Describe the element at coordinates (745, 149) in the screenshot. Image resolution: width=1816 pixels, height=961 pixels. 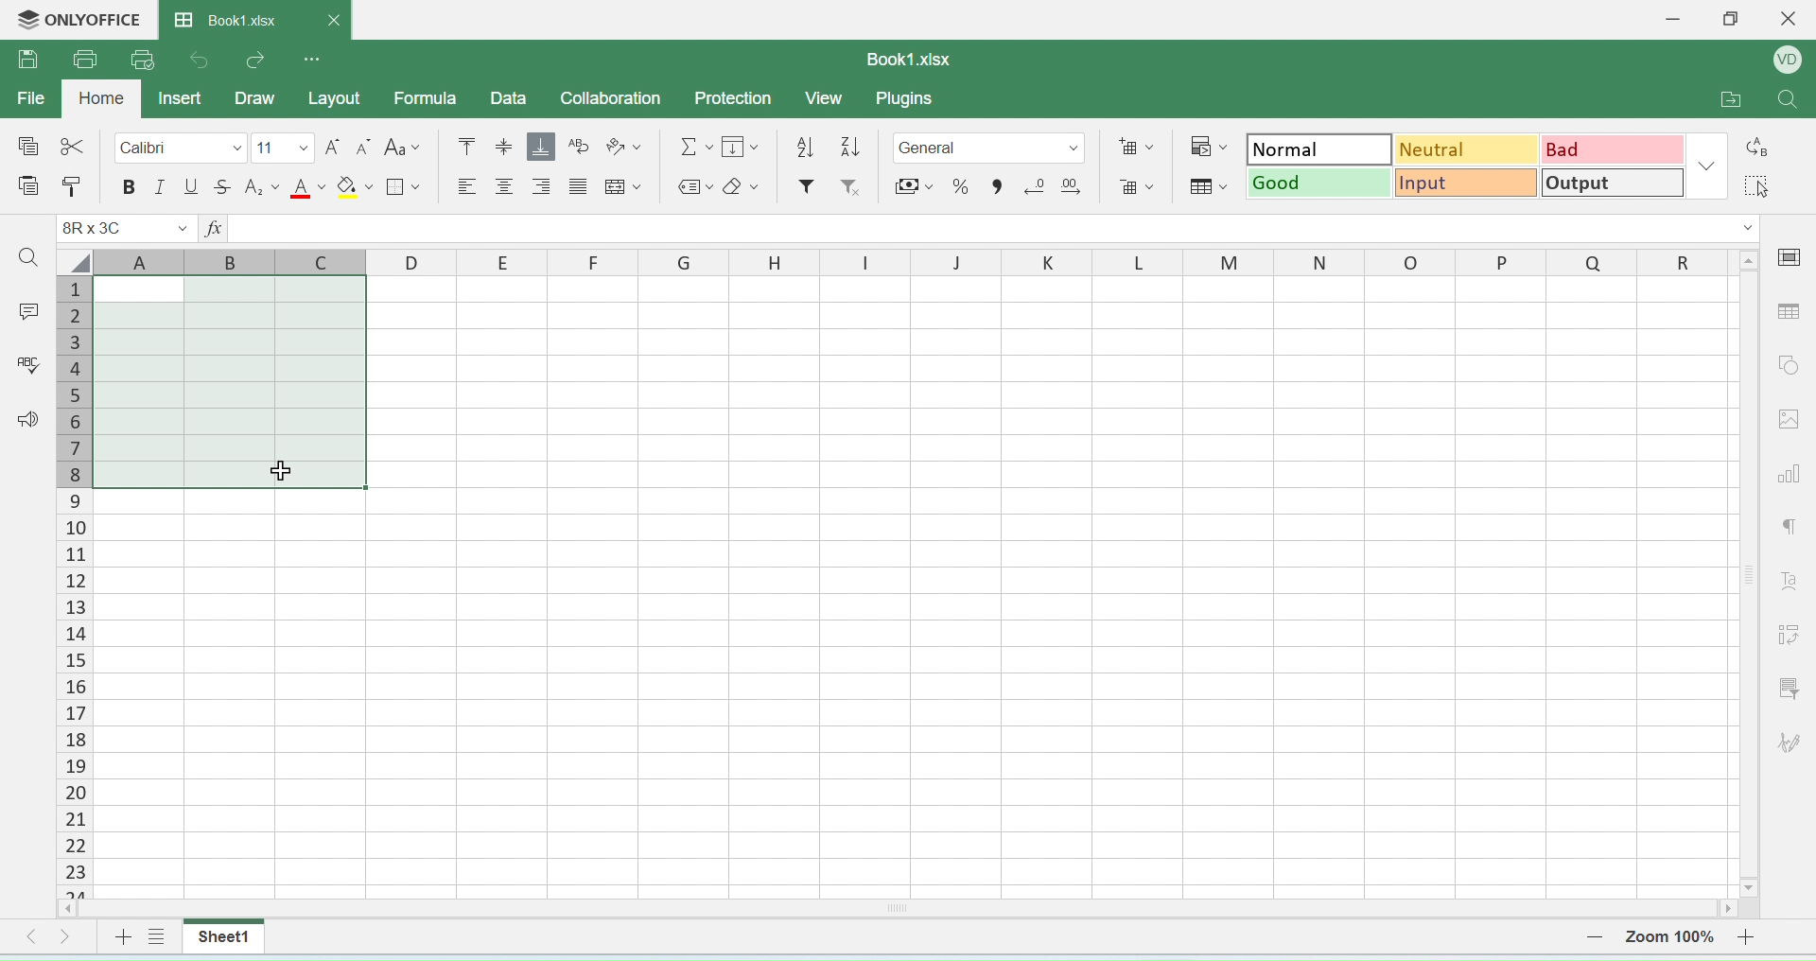
I see `fill` at that location.